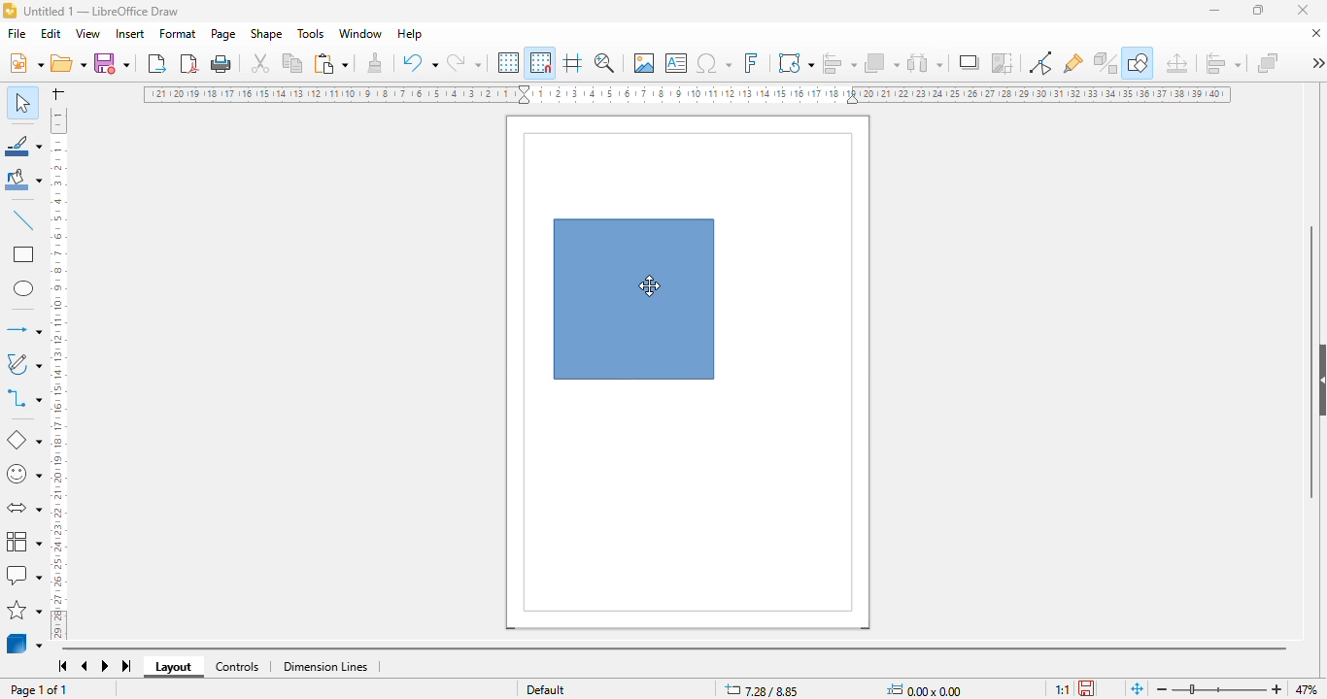 The width and height of the screenshot is (1327, 699). What do you see at coordinates (111, 62) in the screenshot?
I see `save` at bounding box center [111, 62].